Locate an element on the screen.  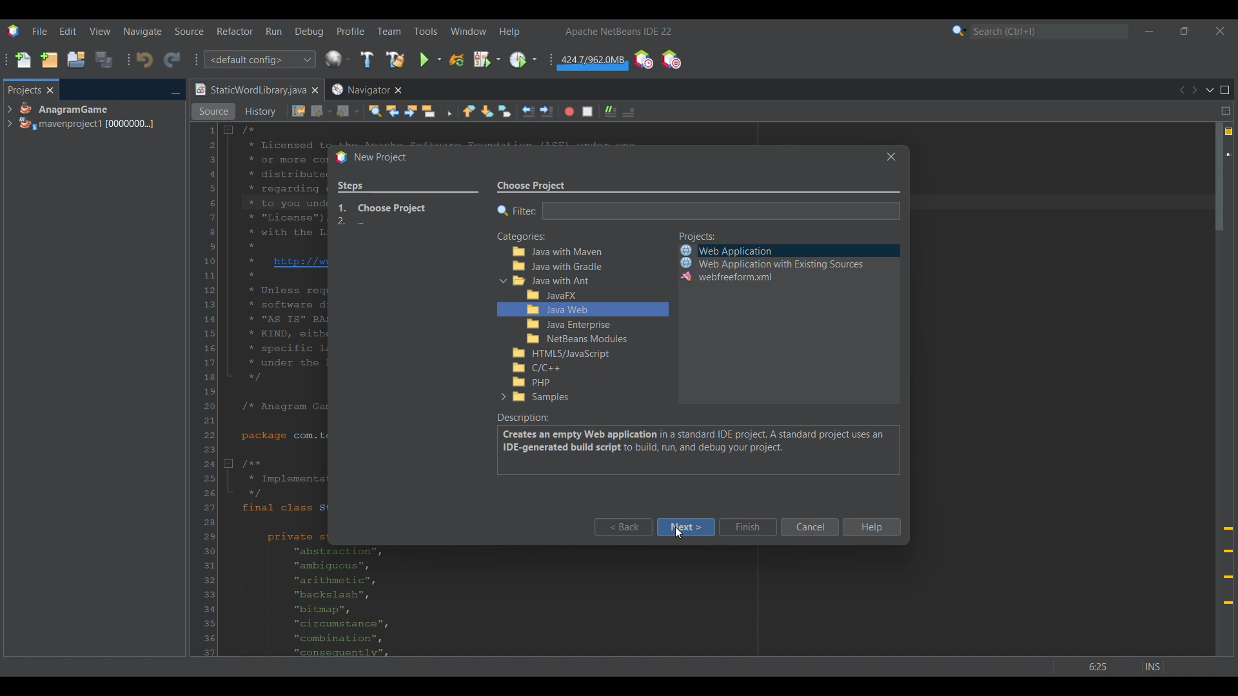
Current section is located at coordinates (636, 186).